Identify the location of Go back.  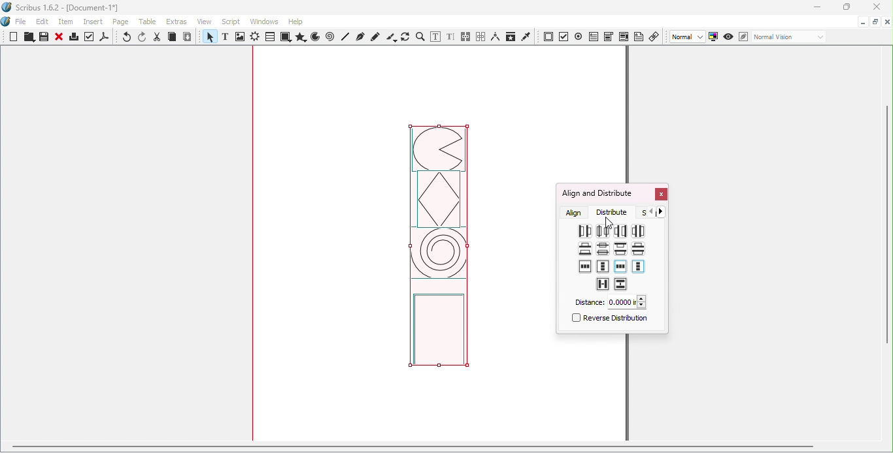
(651, 212).